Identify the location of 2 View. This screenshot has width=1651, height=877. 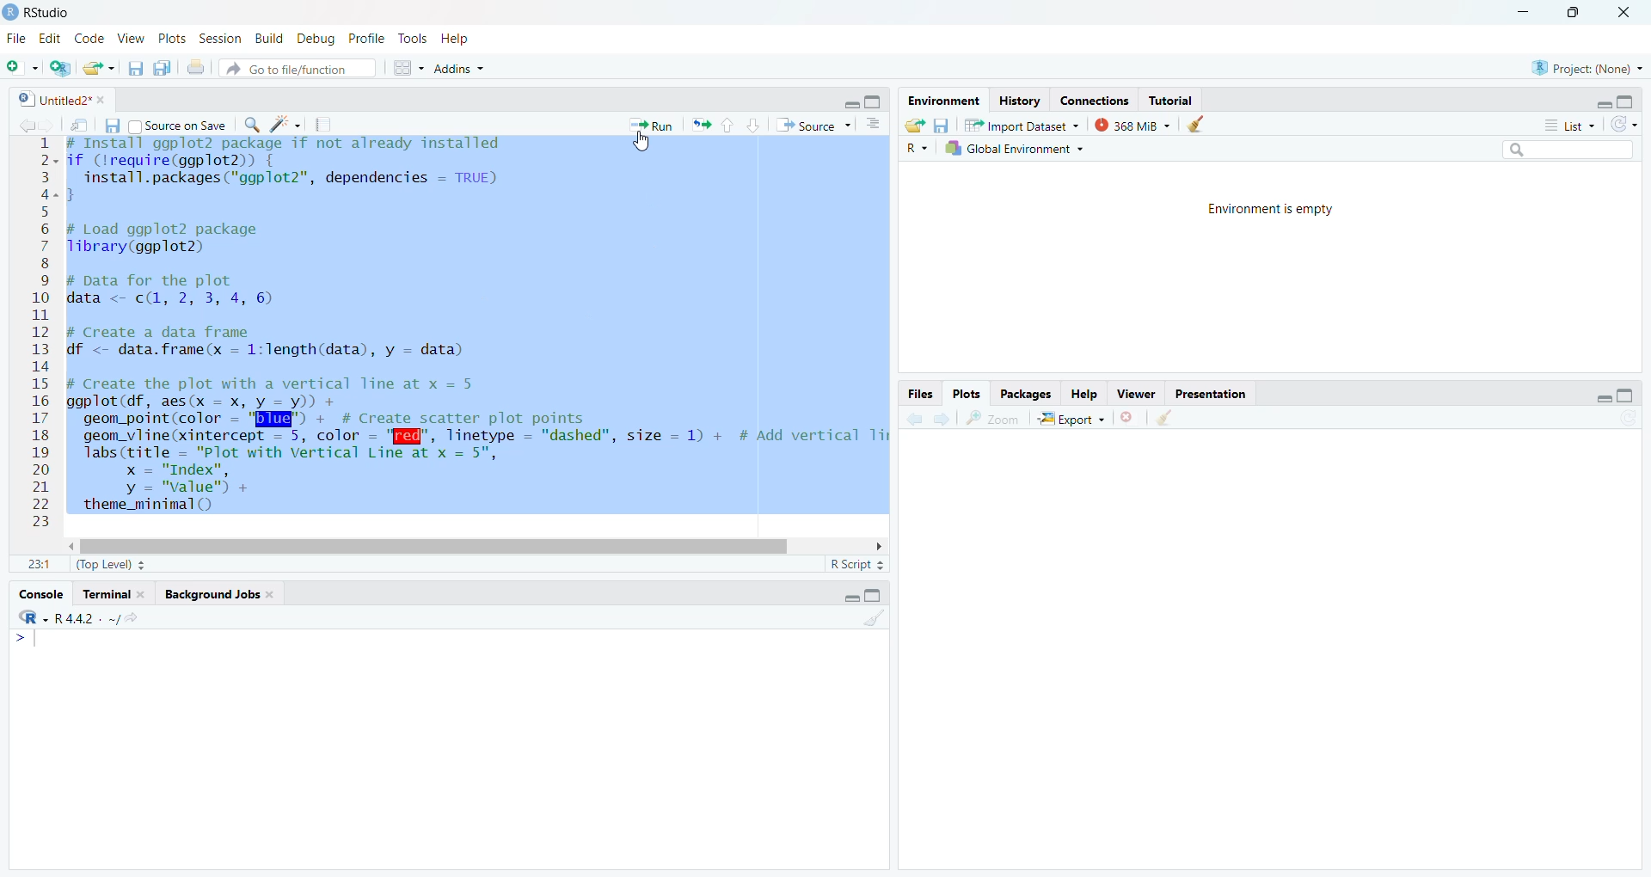
(132, 40).